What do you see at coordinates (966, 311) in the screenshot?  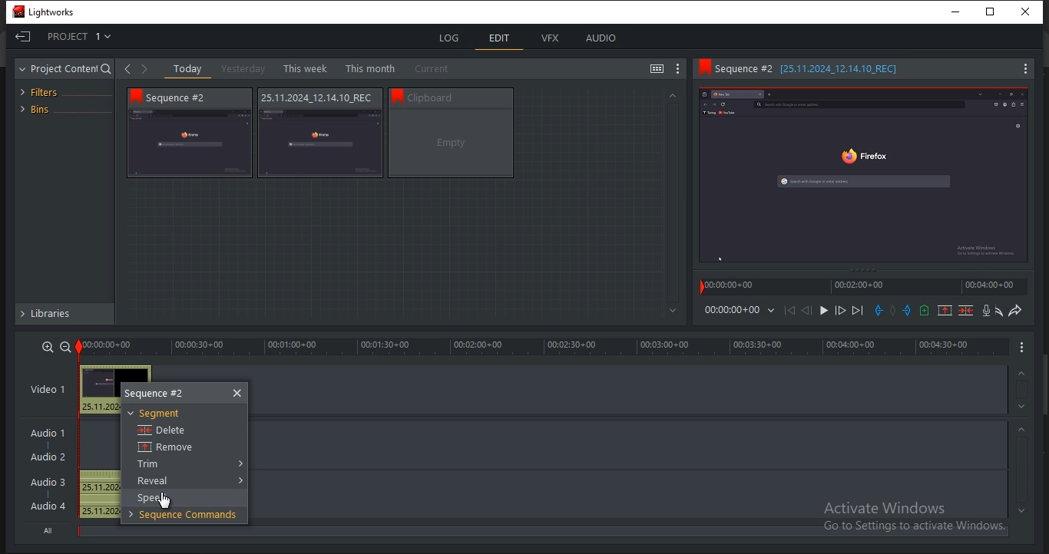 I see `delete marked section` at bounding box center [966, 311].